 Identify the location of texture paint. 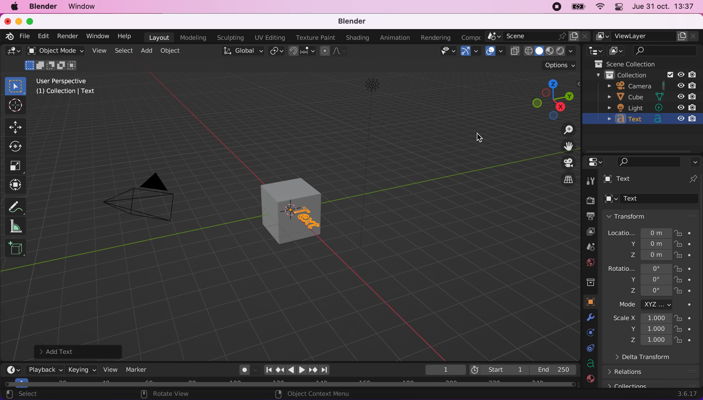
(314, 37).